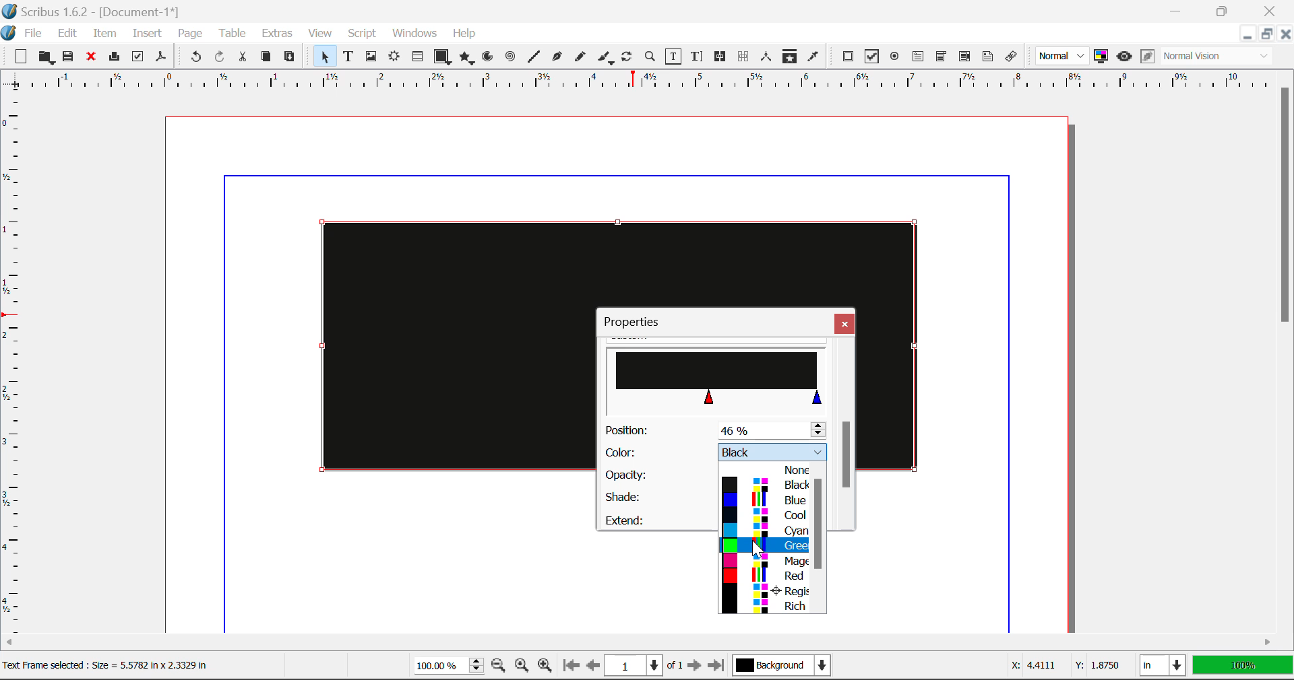 The image size is (1294, 680). Describe the element at coordinates (844, 323) in the screenshot. I see `Close` at that location.